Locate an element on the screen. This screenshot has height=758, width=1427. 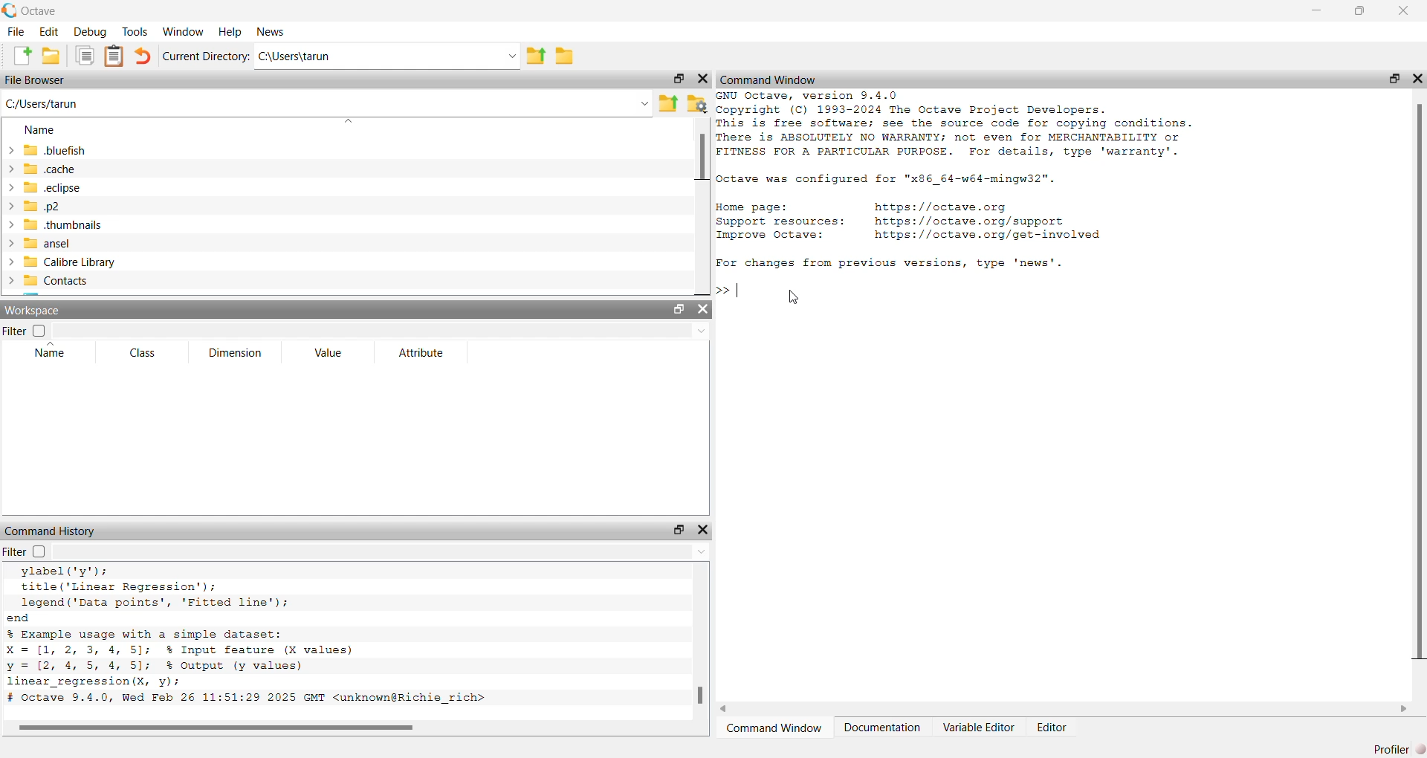
filter input field is located at coordinates (383, 554).